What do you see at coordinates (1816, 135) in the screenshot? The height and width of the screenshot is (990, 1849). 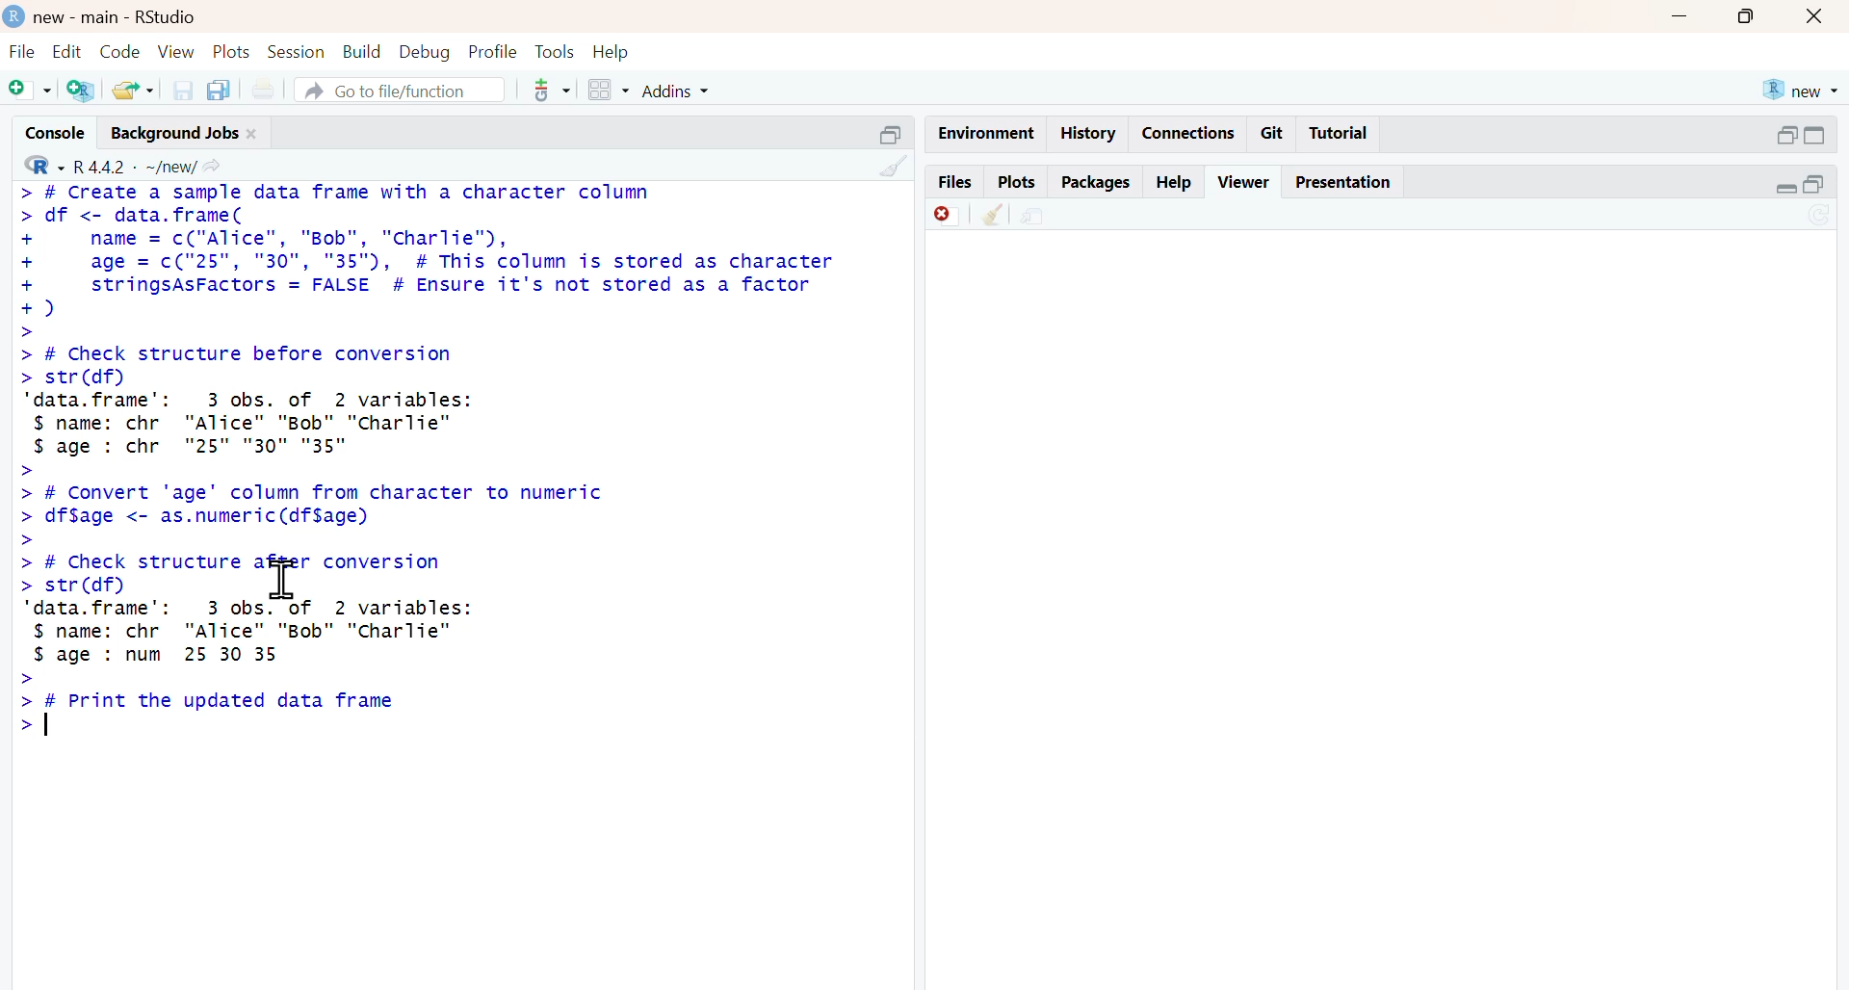 I see `expand/collapse` at bounding box center [1816, 135].